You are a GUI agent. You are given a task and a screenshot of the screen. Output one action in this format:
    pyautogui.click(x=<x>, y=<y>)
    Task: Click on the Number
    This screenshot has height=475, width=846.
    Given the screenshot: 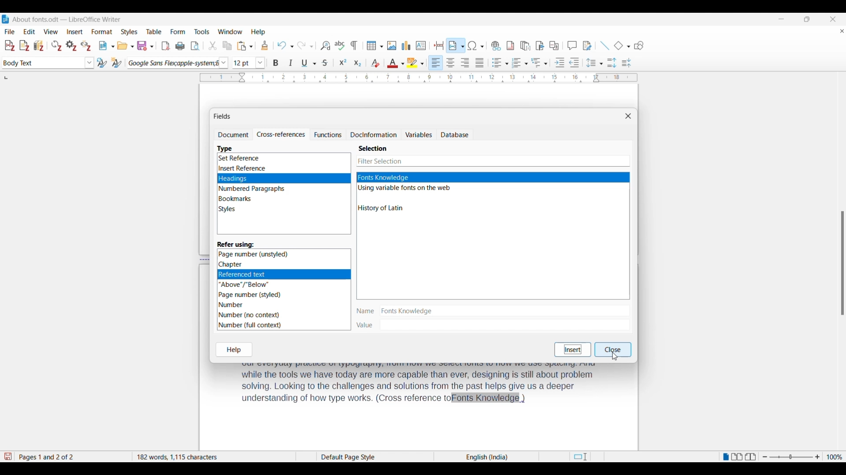 What is the action you would take?
    pyautogui.click(x=234, y=304)
    